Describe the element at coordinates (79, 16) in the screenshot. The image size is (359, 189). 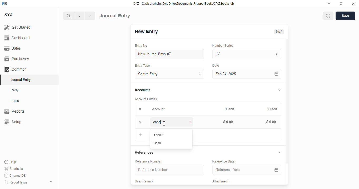
I see `previous` at that location.